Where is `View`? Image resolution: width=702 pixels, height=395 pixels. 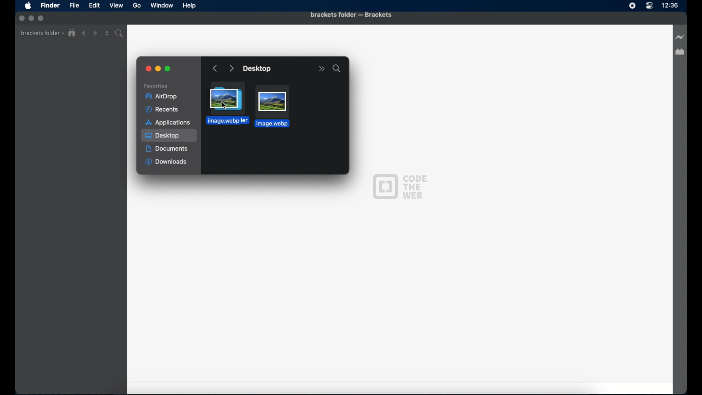
View is located at coordinates (116, 5).